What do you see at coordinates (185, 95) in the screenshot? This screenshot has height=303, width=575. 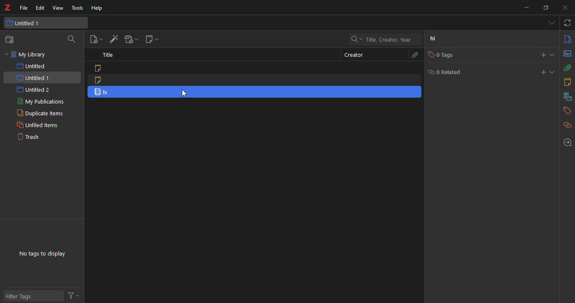 I see `cursor` at bounding box center [185, 95].